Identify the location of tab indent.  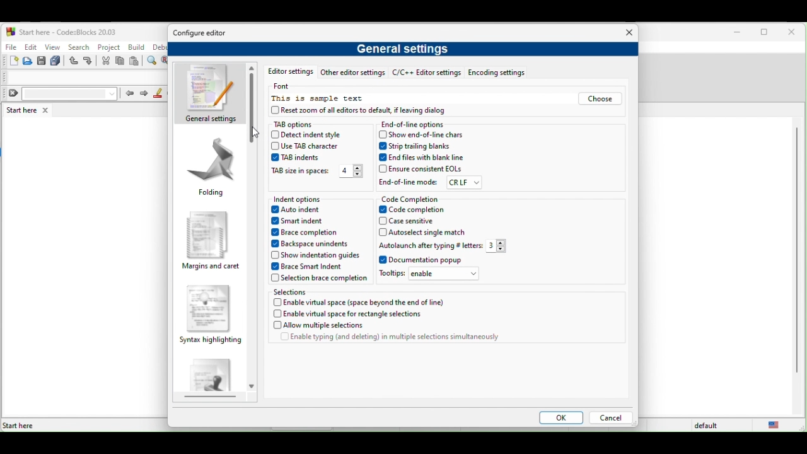
(294, 158).